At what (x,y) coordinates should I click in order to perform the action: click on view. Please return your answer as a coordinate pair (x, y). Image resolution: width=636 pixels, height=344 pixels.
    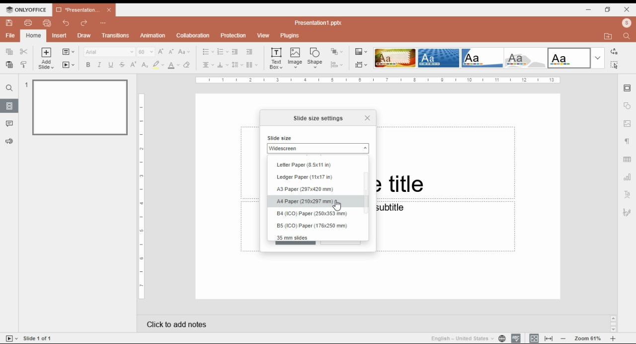
    Looking at the image, I should click on (263, 36).